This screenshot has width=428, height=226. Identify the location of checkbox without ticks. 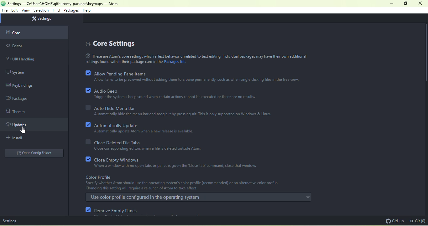
(88, 141).